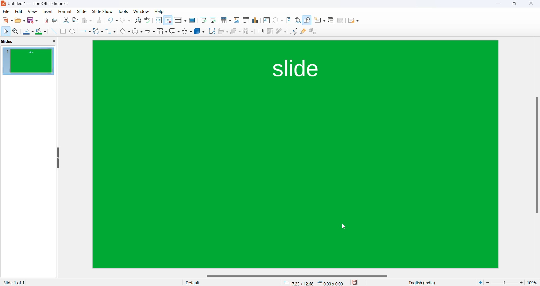 The height and width of the screenshot is (286, 540). Describe the element at coordinates (297, 20) in the screenshot. I see `insert hyperlink` at that location.